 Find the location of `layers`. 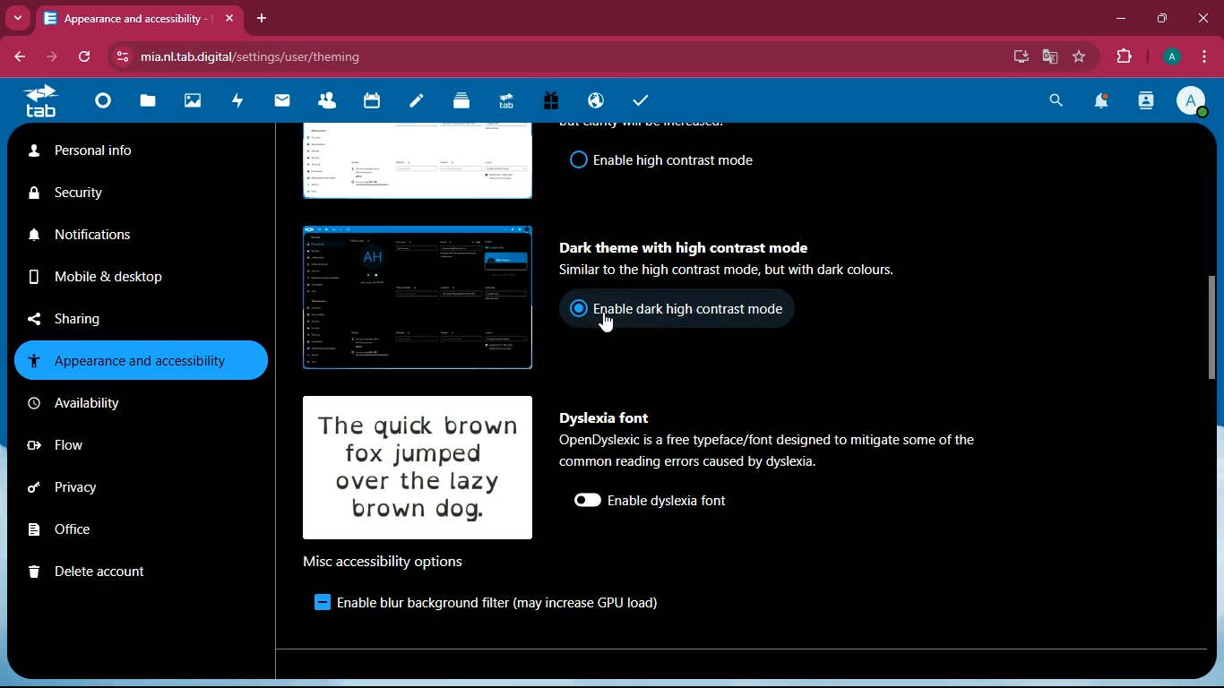

layers is located at coordinates (468, 104).